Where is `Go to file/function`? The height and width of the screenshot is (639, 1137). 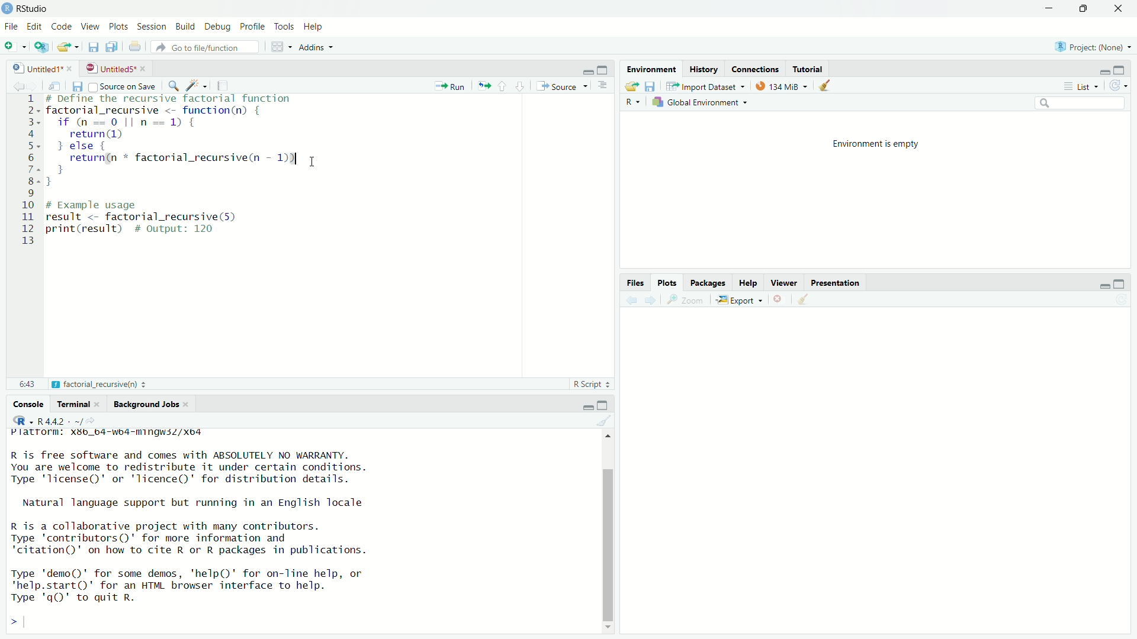
Go to file/function is located at coordinates (209, 48).